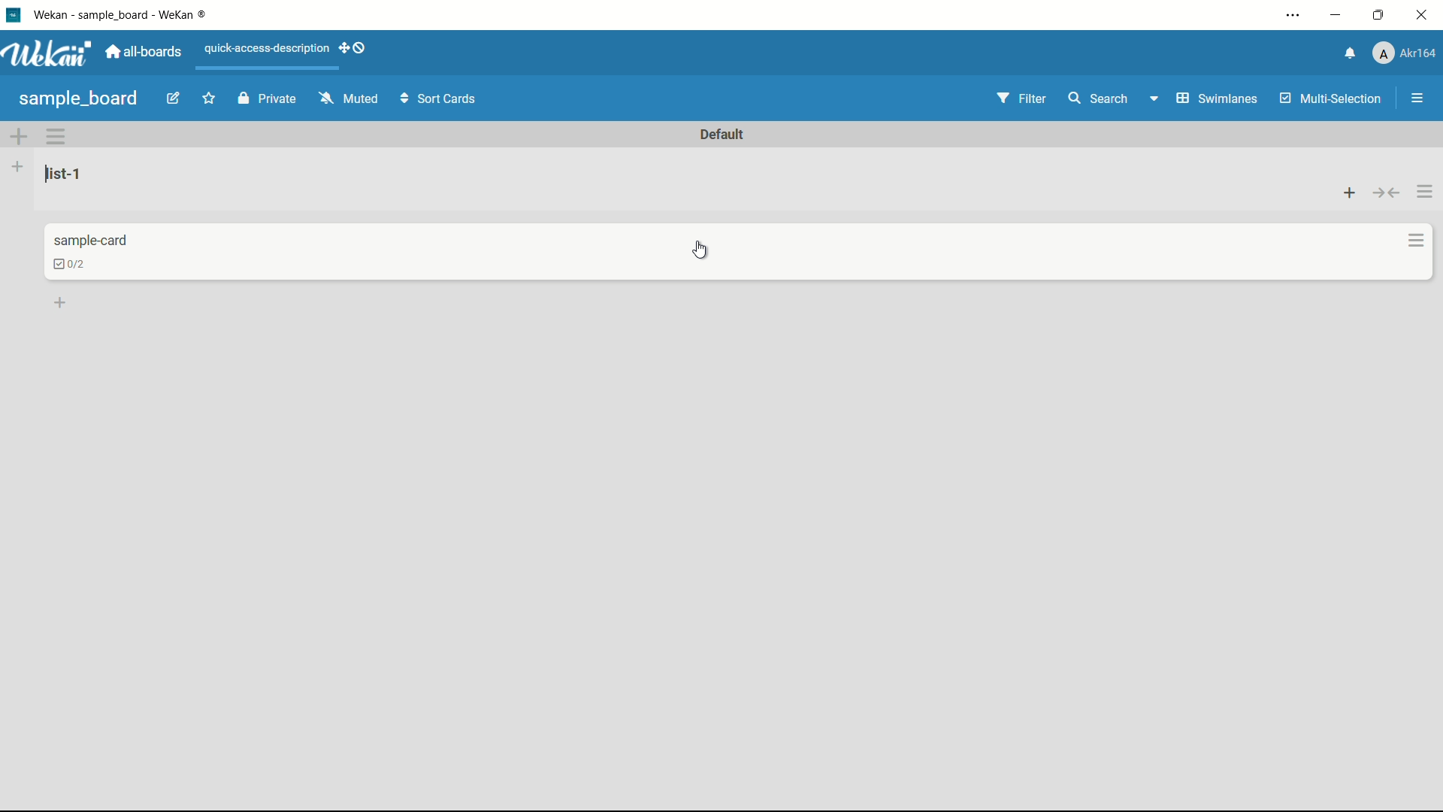  What do you see at coordinates (57, 137) in the screenshot?
I see `swimlane actions` at bounding box center [57, 137].